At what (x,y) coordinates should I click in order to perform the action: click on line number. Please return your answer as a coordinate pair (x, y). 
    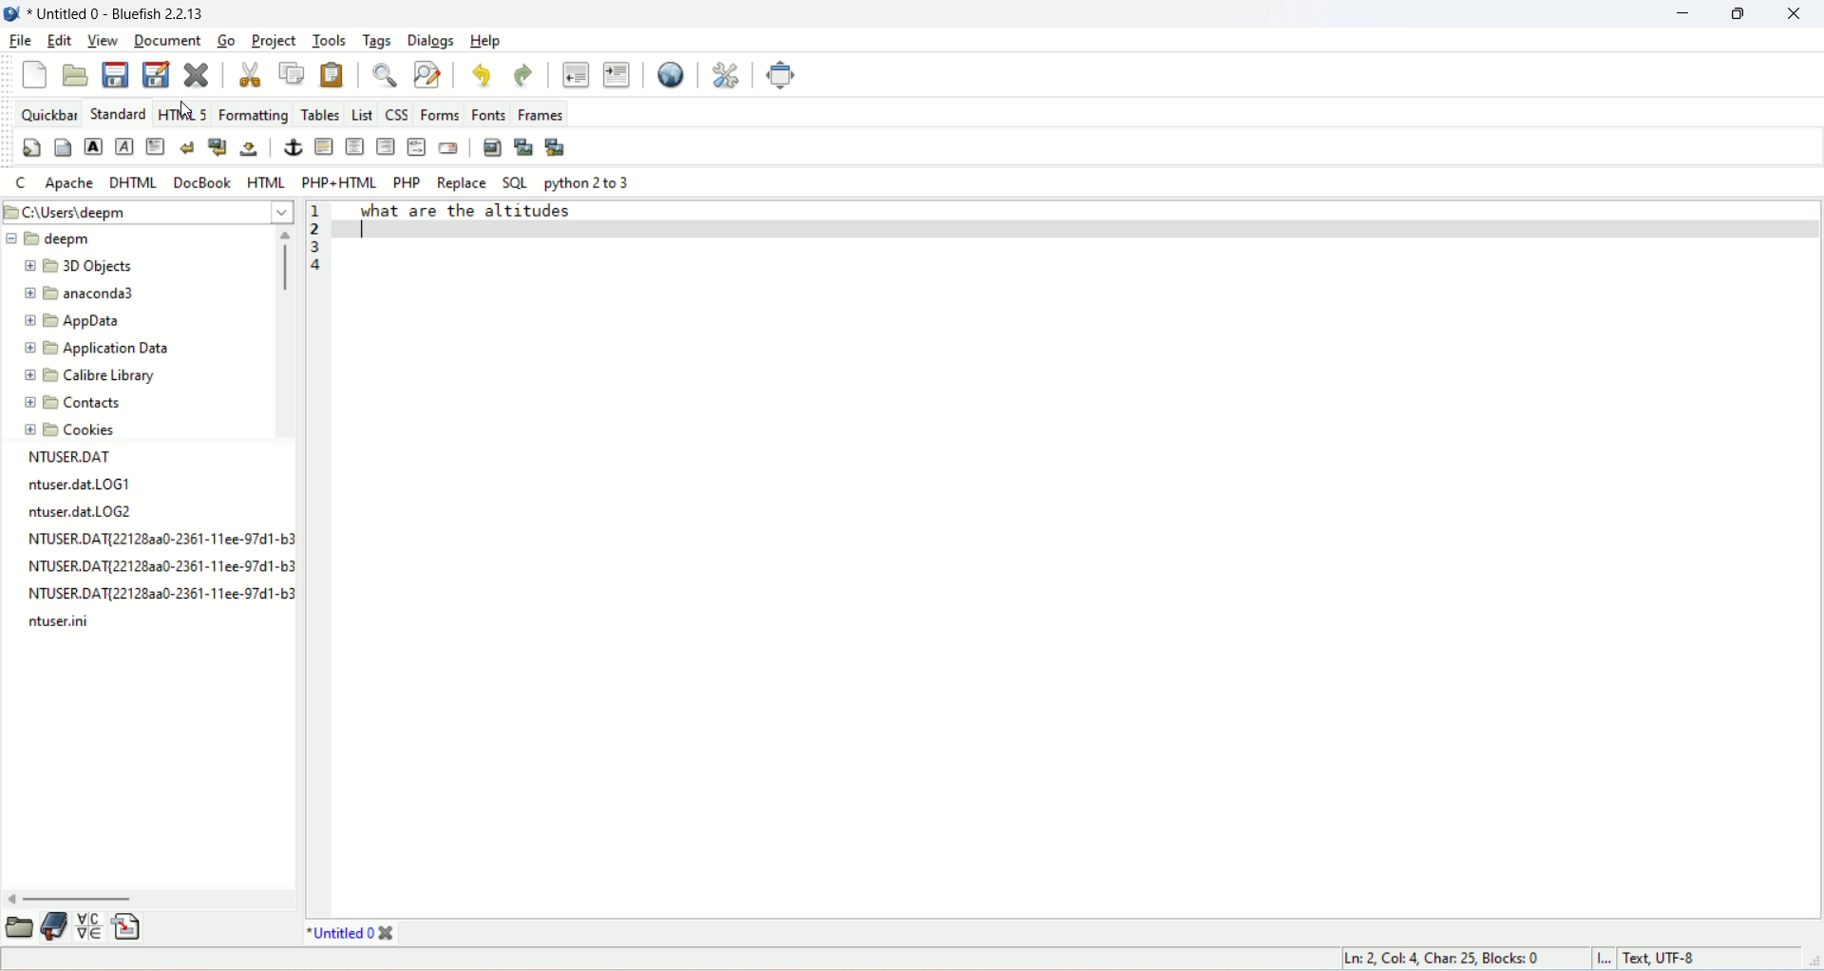
    Looking at the image, I should click on (318, 232).